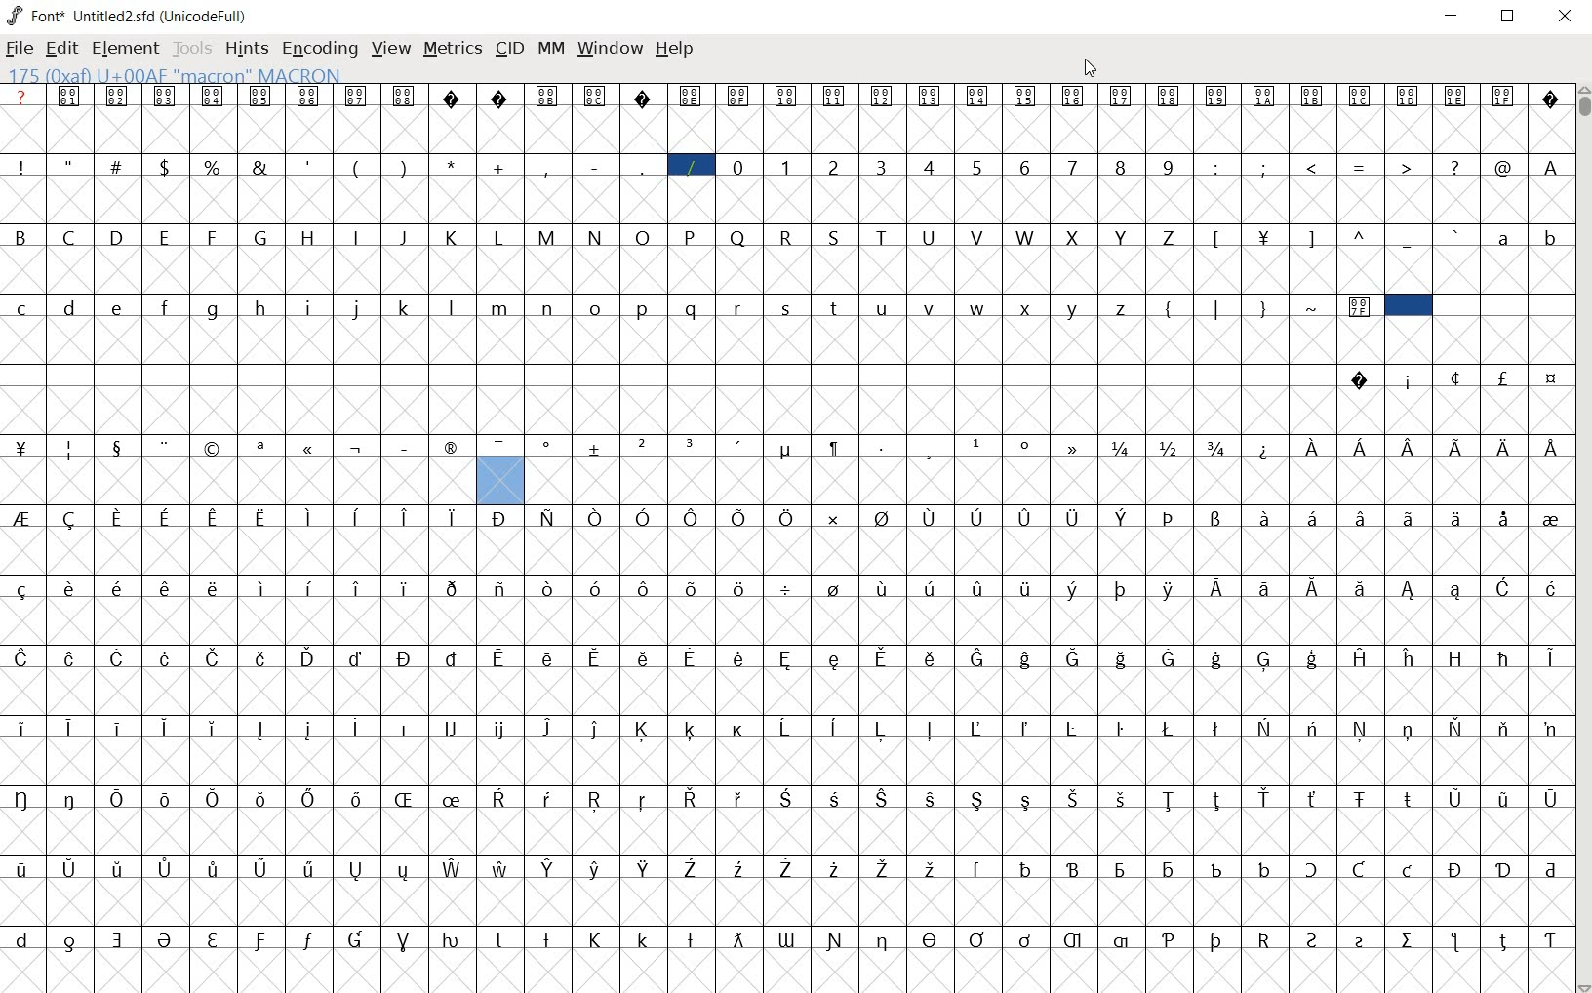 Image resolution: width=1592 pixels, height=993 pixels. I want to click on :, so click(1218, 167).